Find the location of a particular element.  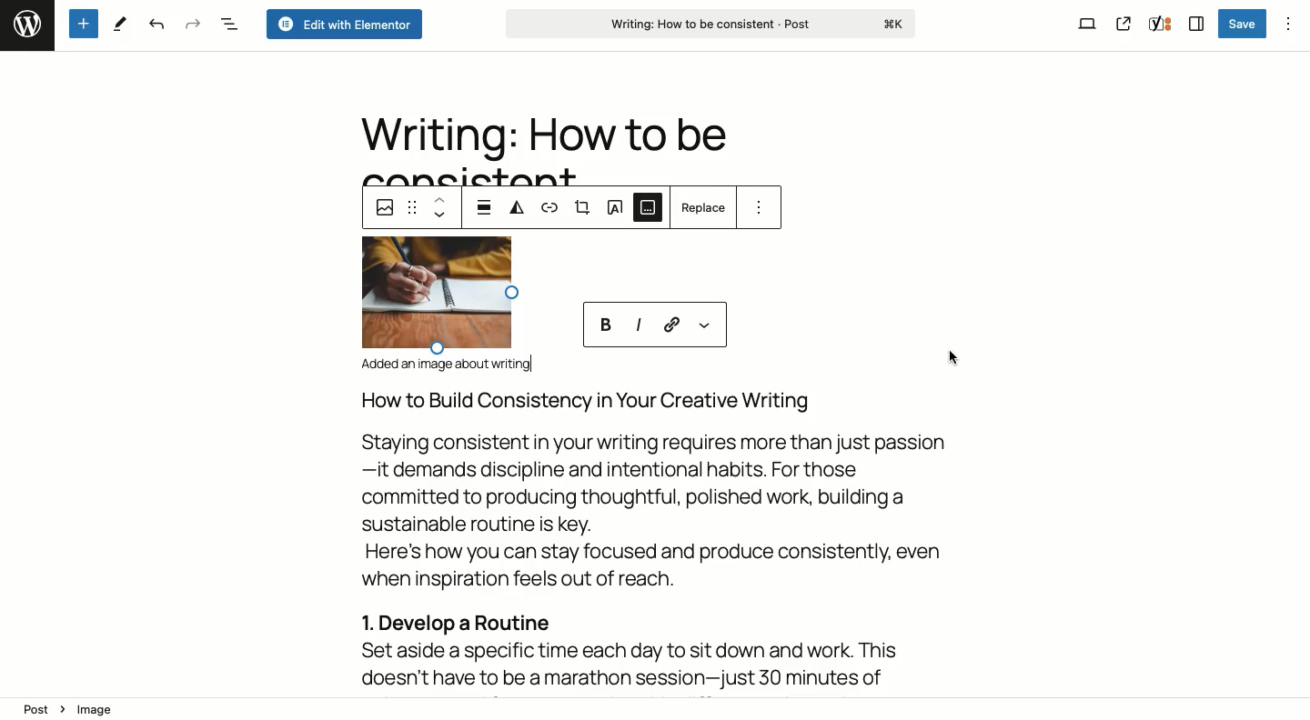

Link is located at coordinates (553, 211).